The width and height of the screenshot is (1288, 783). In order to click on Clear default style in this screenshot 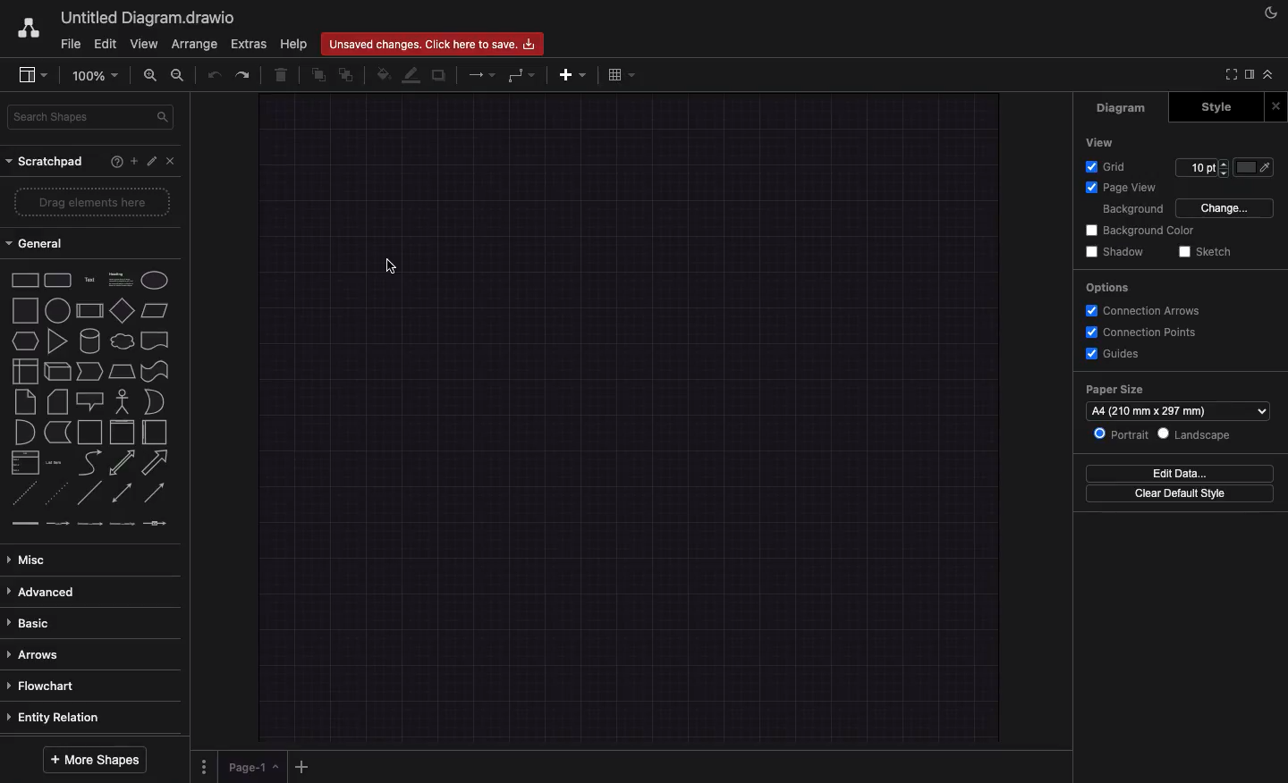, I will do `click(1179, 494)`.